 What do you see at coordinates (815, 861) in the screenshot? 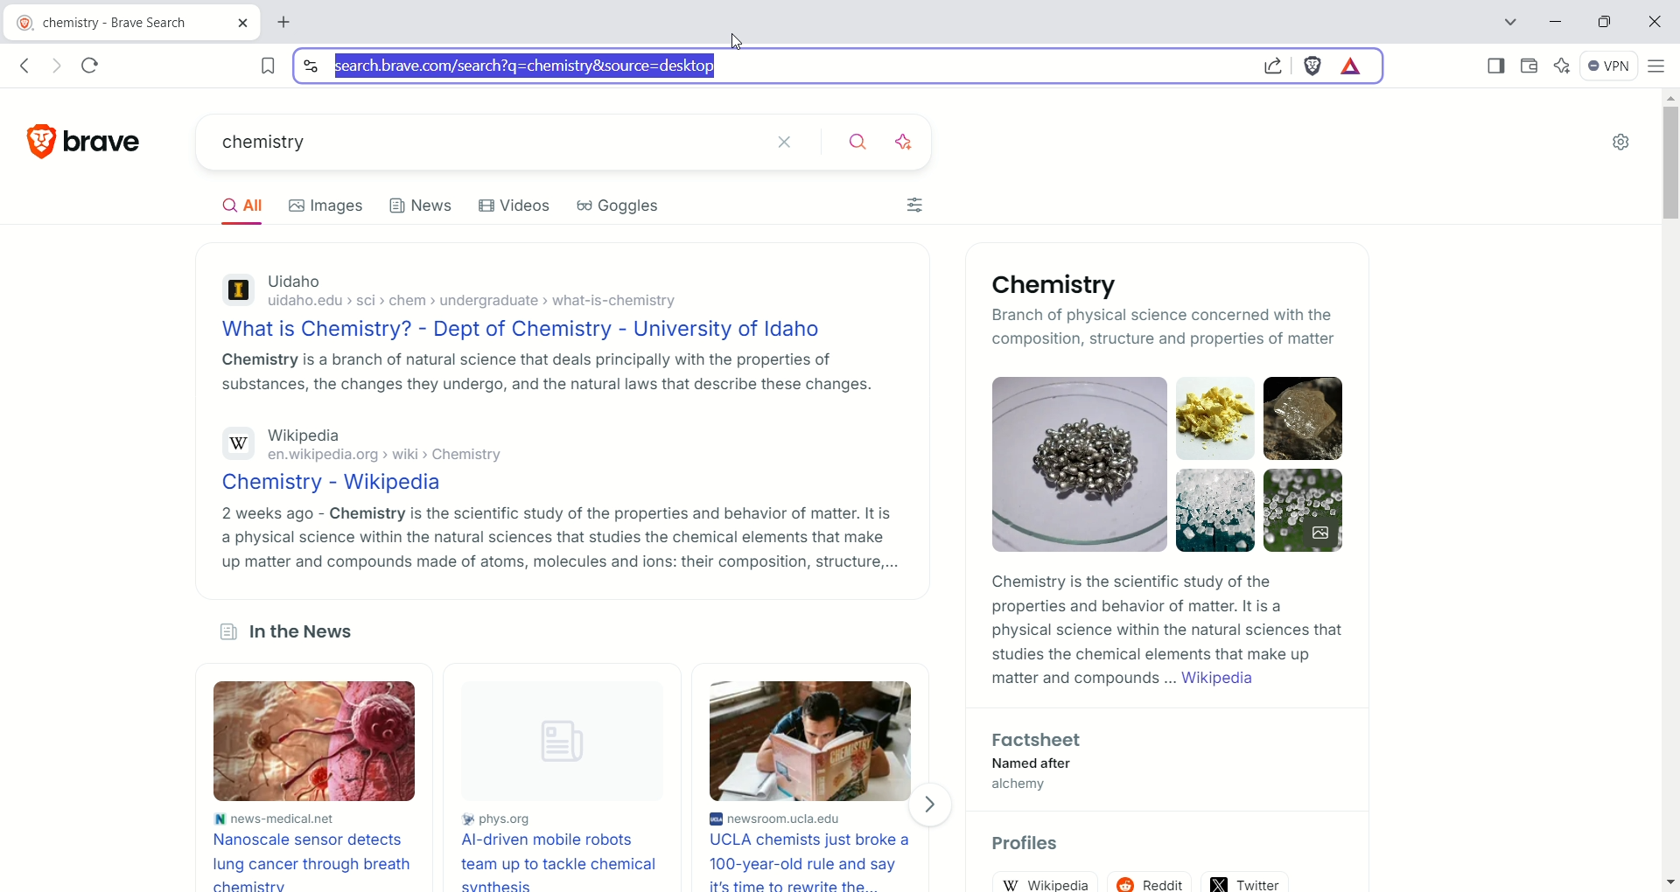
I see `UCLA chemists just broke a 100-year-old rule and say it's time to rewrite the` at bounding box center [815, 861].